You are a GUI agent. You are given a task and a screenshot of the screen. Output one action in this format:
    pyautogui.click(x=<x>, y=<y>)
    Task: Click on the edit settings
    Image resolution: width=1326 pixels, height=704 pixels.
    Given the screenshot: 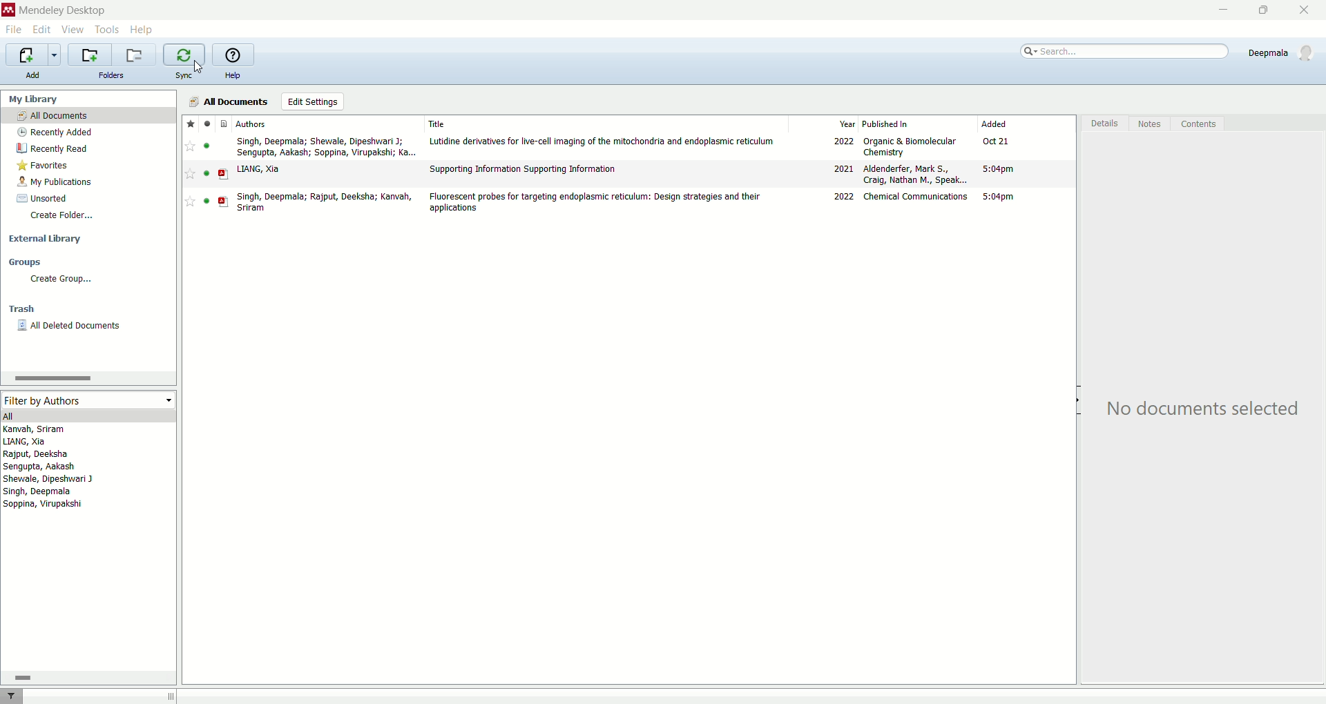 What is the action you would take?
    pyautogui.click(x=313, y=101)
    